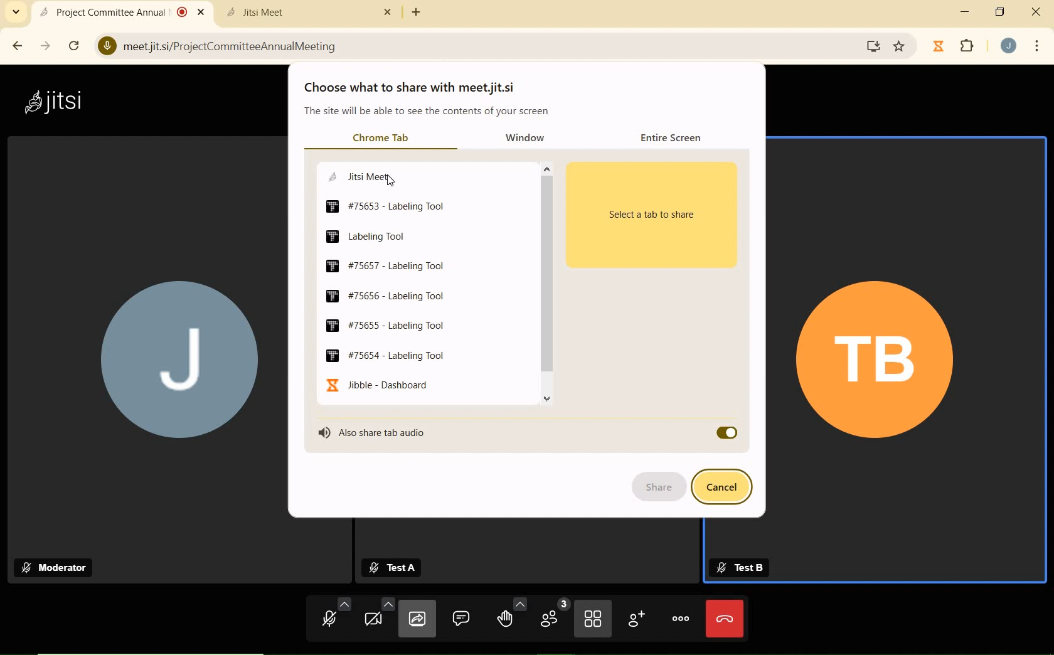 The height and width of the screenshot is (655, 1054). What do you see at coordinates (378, 235) in the screenshot?
I see ` Labeling Tool` at bounding box center [378, 235].